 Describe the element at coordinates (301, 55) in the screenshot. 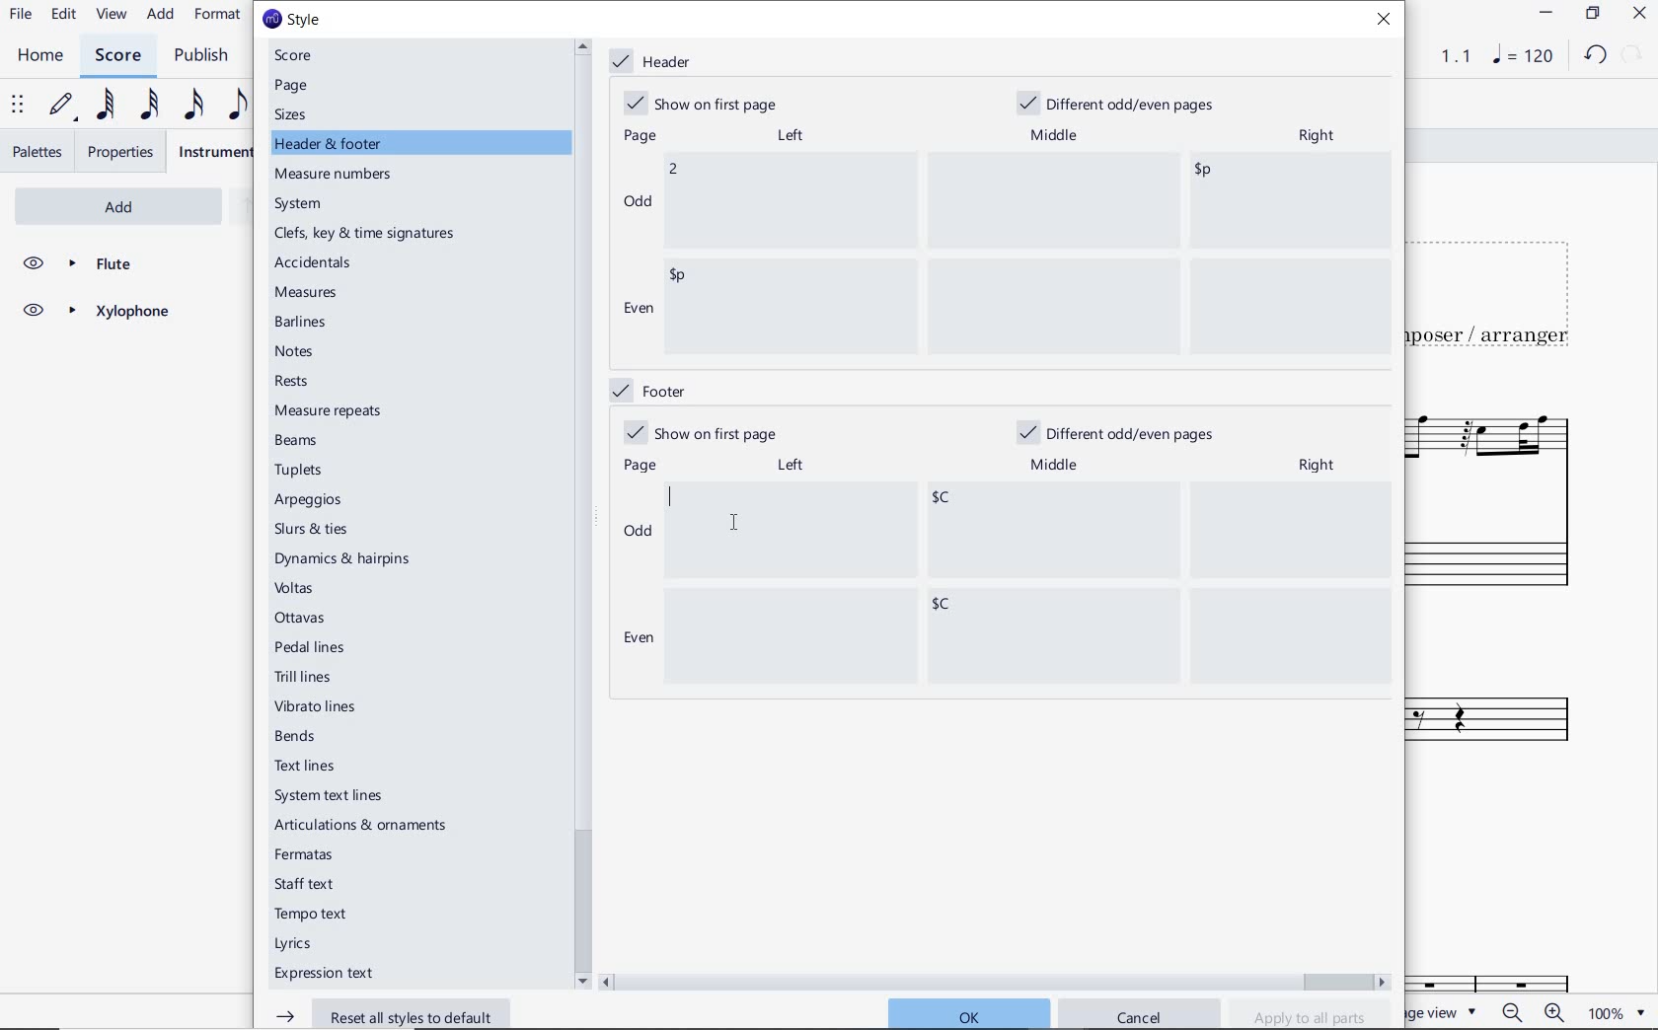

I see `score` at that location.